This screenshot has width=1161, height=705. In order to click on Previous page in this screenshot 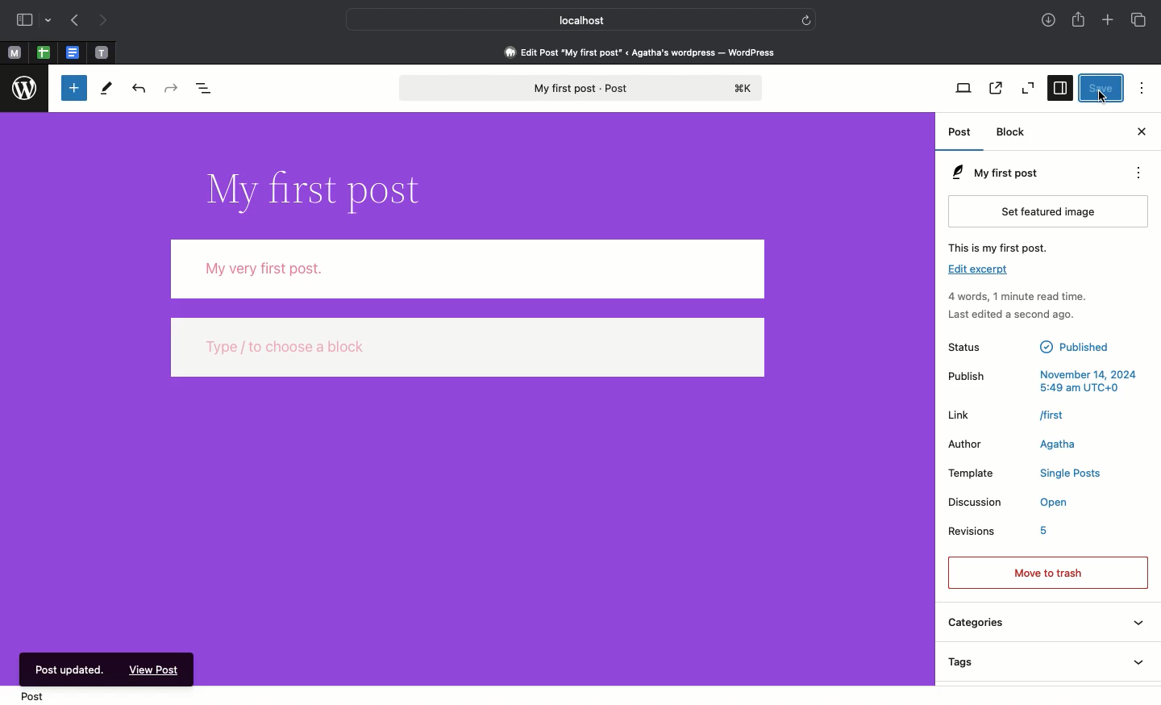, I will do `click(74, 21)`.